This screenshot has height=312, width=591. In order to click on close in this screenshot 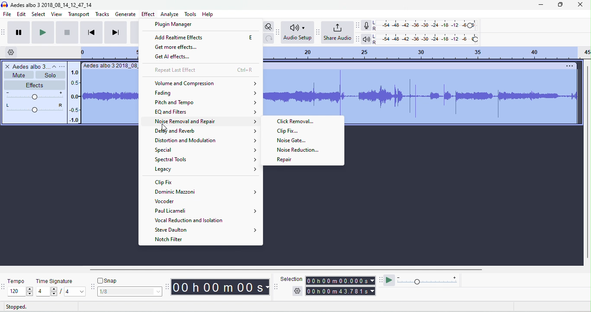, I will do `click(581, 4)`.